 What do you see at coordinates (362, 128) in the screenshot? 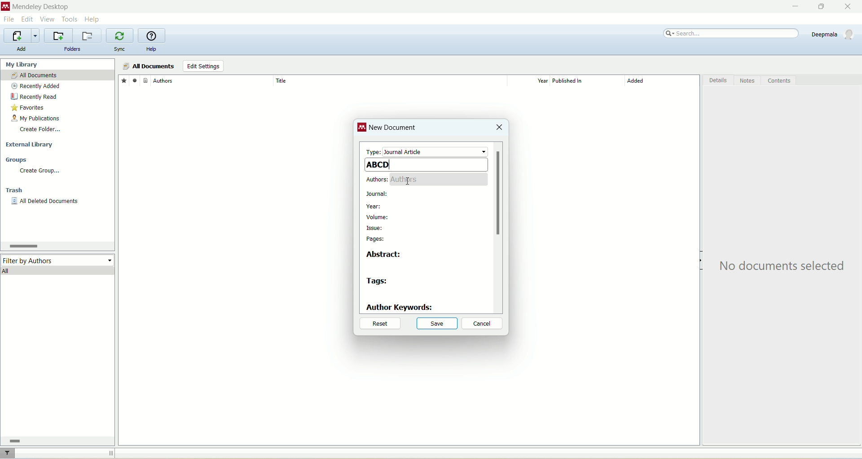
I see `logo` at bounding box center [362, 128].